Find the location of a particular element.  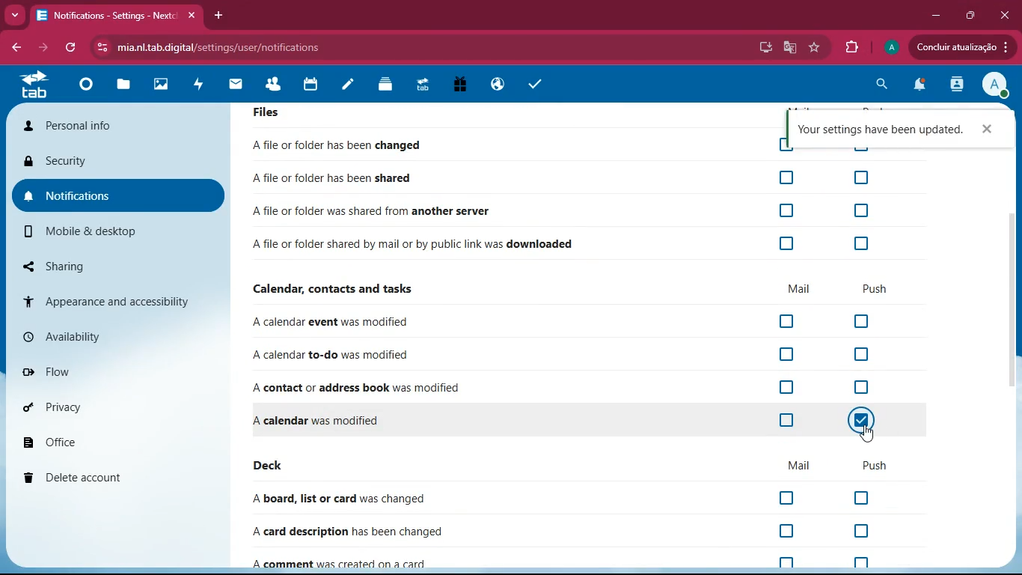

office is located at coordinates (98, 442).